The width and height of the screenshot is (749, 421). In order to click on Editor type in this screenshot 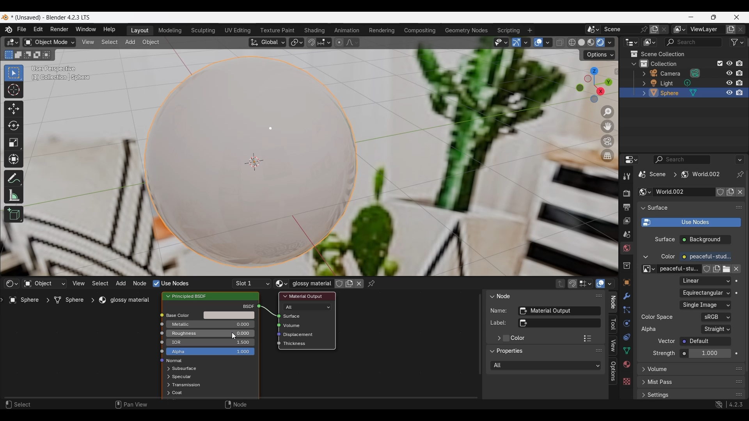, I will do `click(632, 42)`.